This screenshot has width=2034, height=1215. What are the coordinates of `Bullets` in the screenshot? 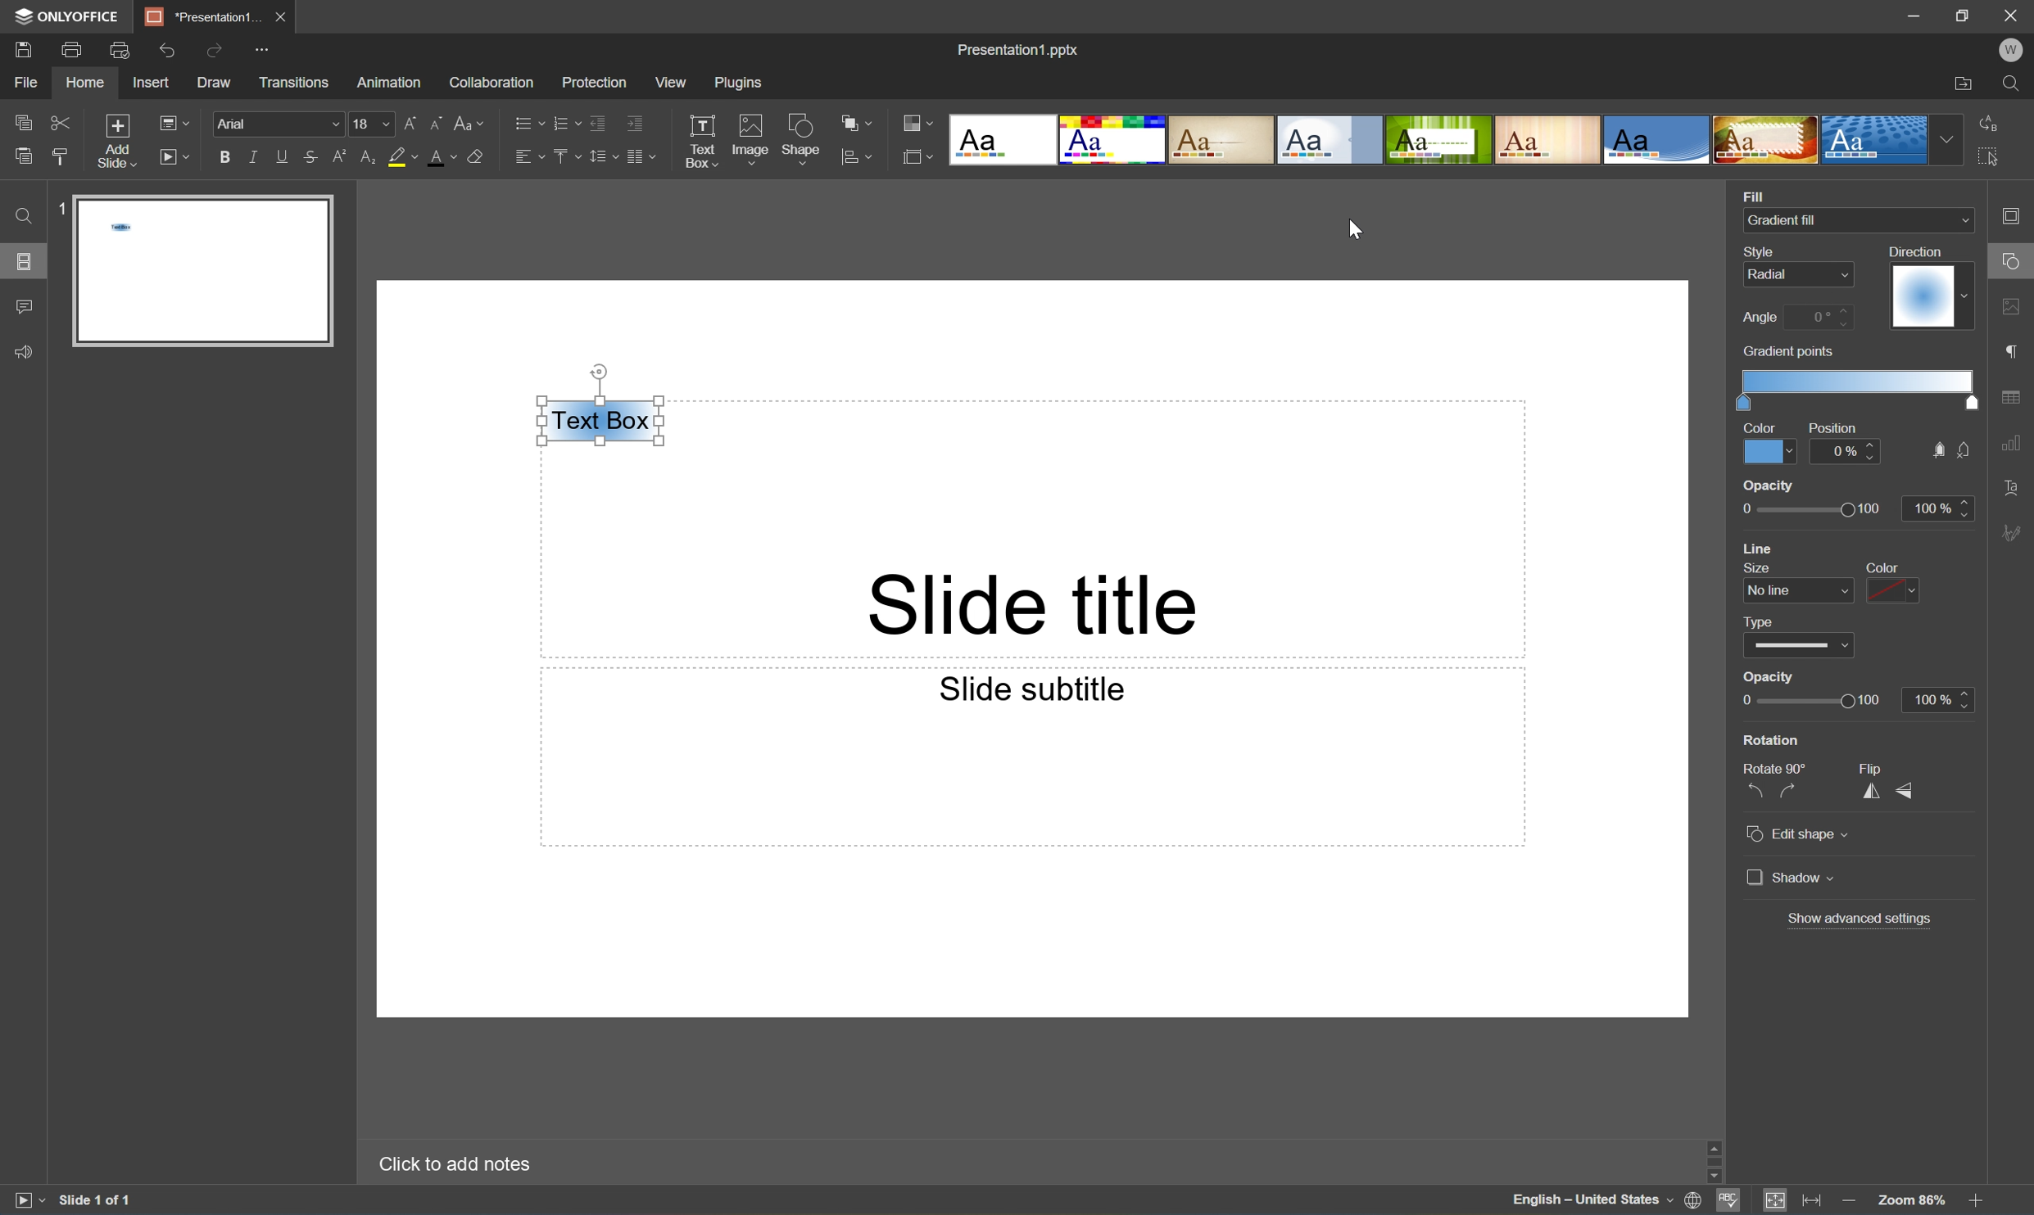 It's located at (521, 124).